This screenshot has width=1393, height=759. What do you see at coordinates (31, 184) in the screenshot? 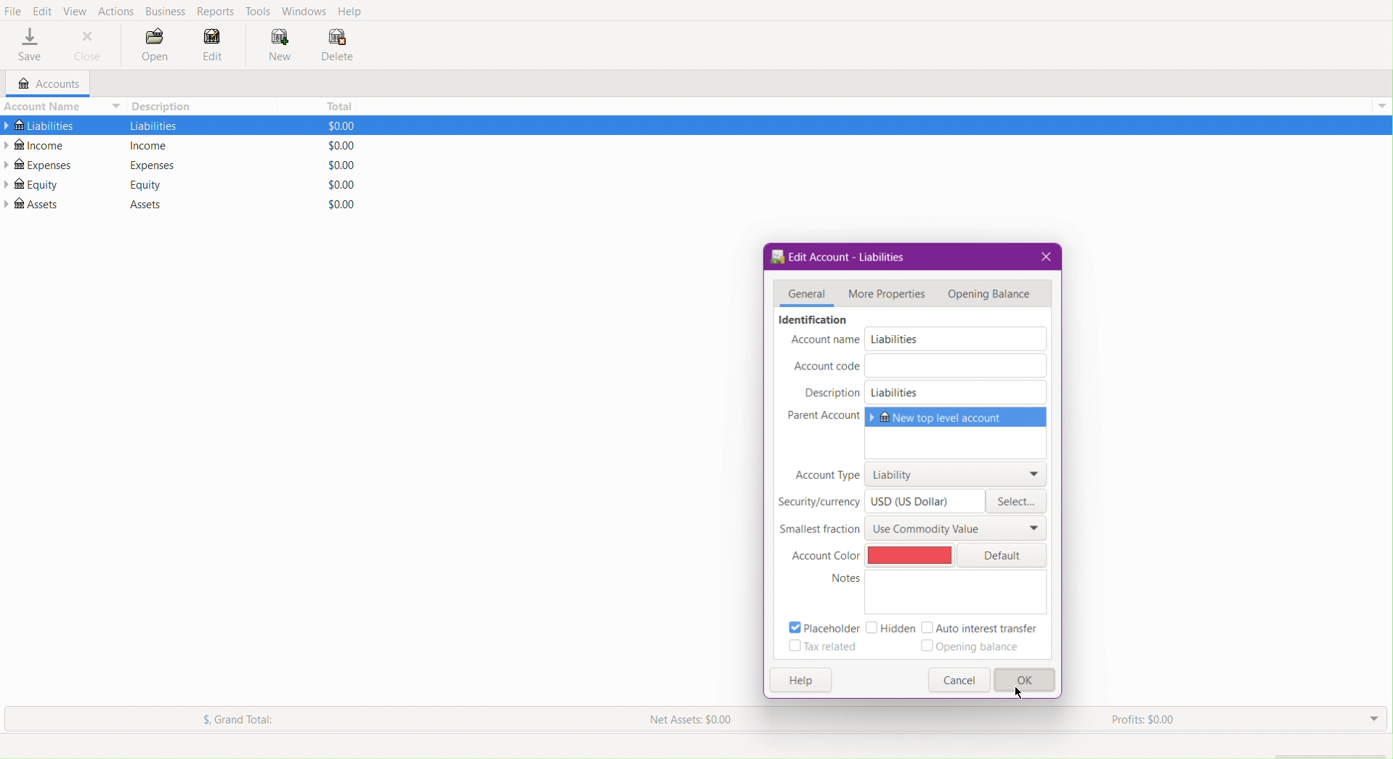
I see `Equity` at bounding box center [31, 184].